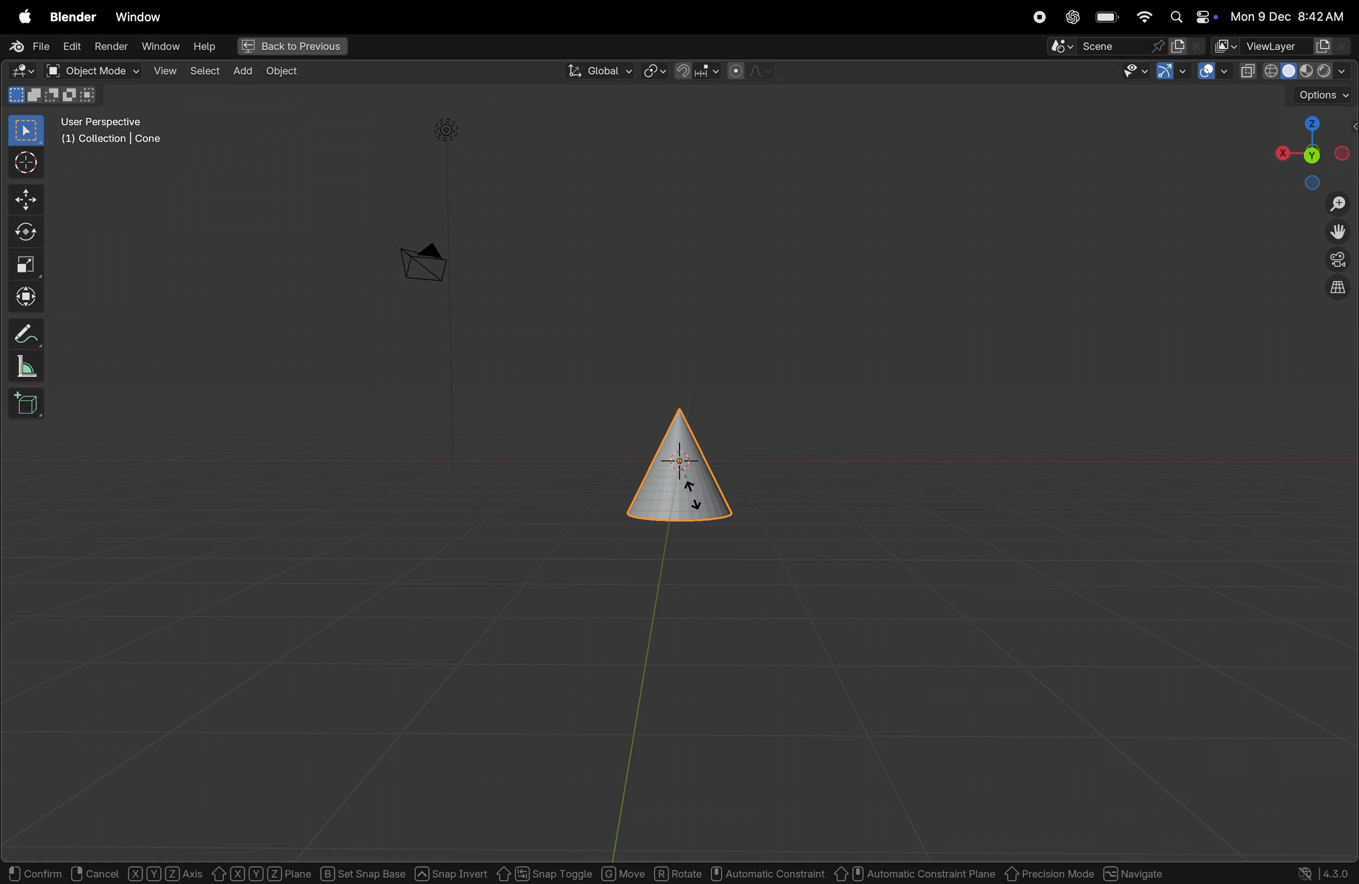 This screenshot has height=884, width=1359. What do you see at coordinates (260, 873) in the screenshot?
I see `X Y Z Plane` at bounding box center [260, 873].